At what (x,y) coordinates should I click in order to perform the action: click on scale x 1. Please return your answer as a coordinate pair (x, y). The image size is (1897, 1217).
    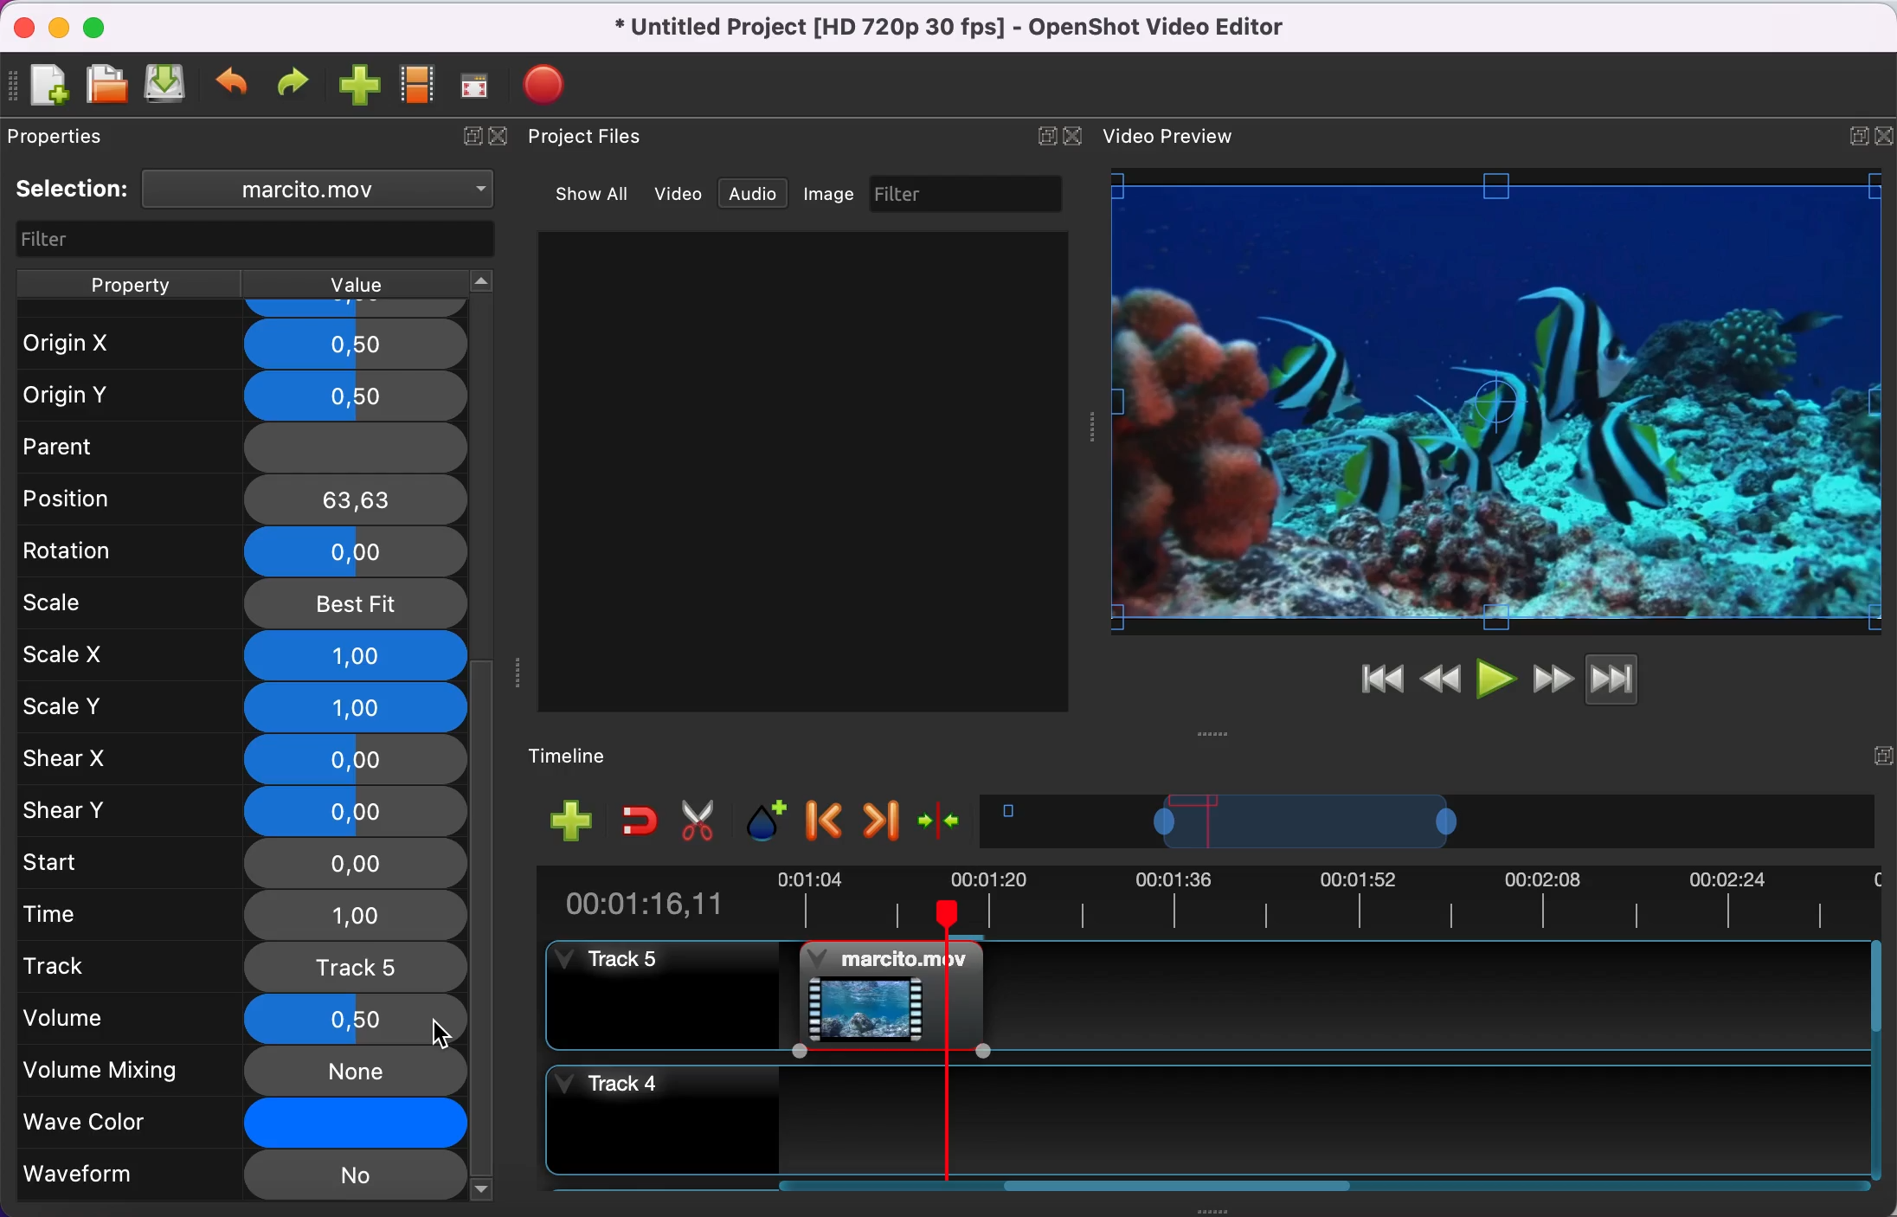
    Looking at the image, I should click on (241, 654).